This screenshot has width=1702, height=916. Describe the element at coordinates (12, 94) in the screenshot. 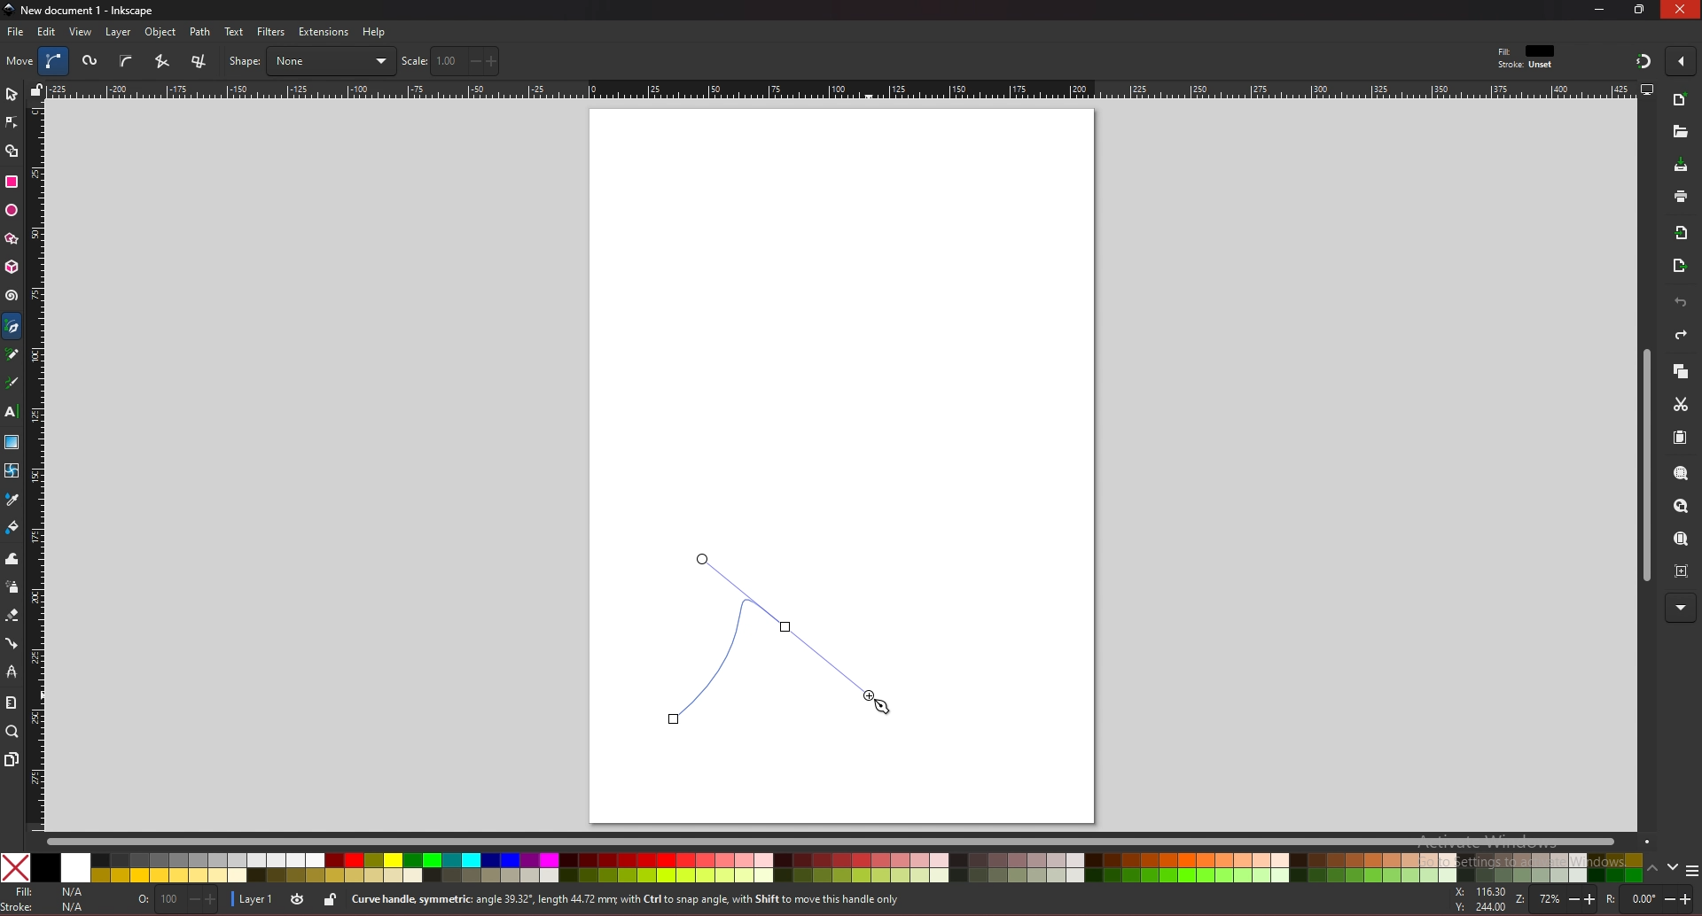

I see `selector` at that location.